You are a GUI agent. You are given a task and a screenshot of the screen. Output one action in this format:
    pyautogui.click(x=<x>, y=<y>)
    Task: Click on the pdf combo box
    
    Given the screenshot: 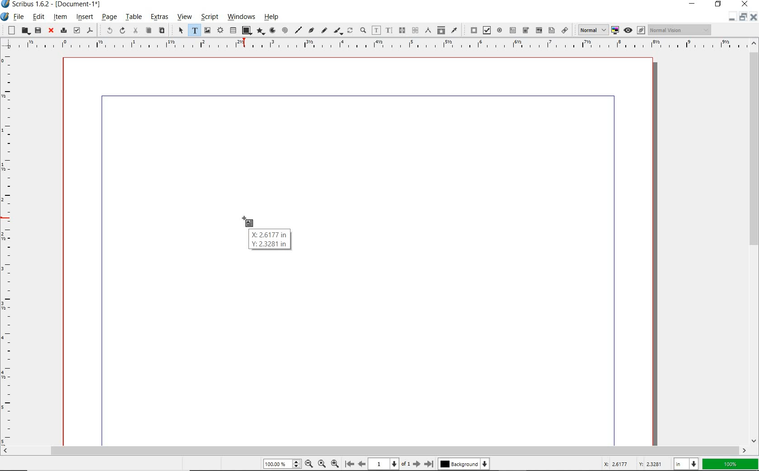 What is the action you would take?
    pyautogui.click(x=538, y=30)
    